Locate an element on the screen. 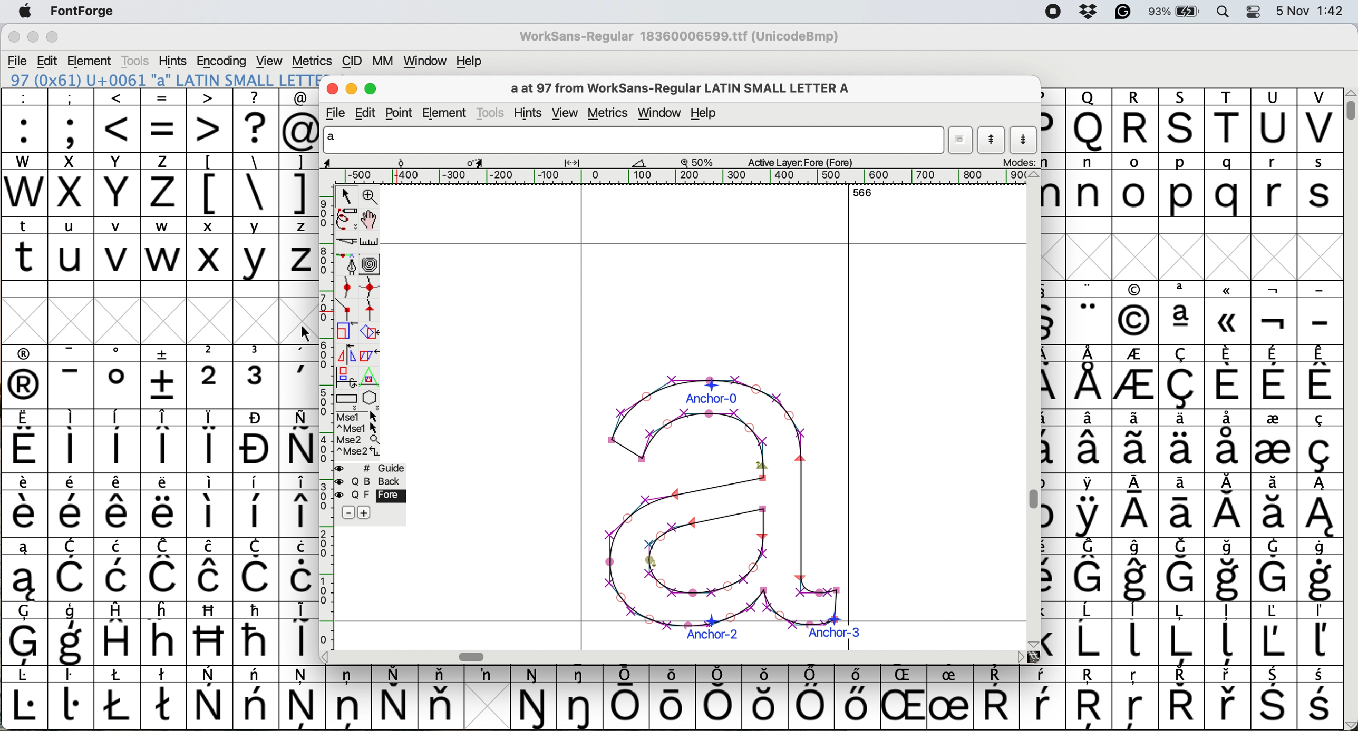 The height and width of the screenshot is (731, 1358). n is located at coordinates (1089, 184).